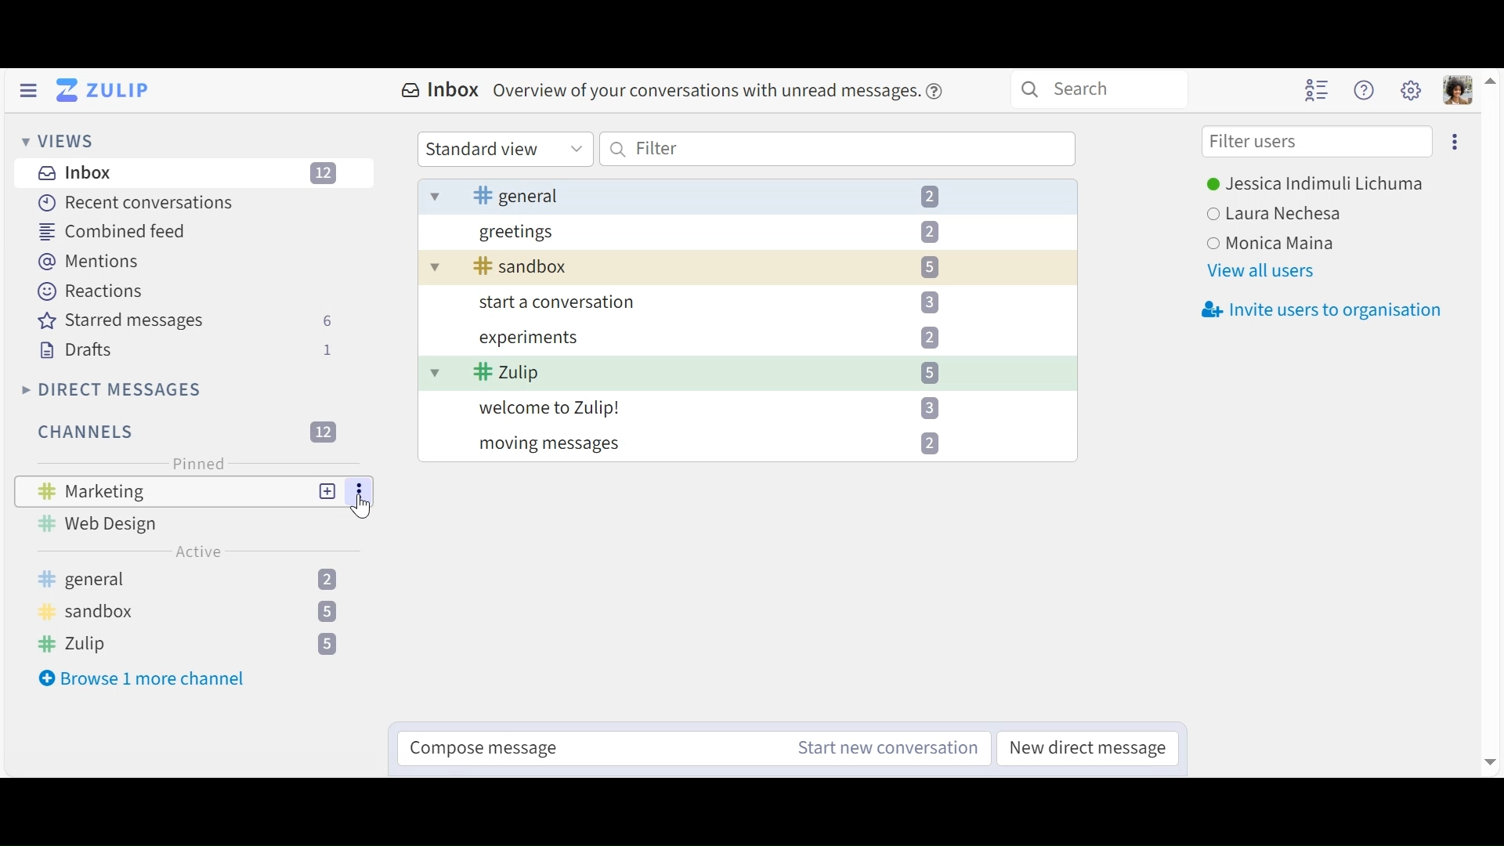 The width and height of the screenshot is (1504, 846). What do you see at coordinates (1279, 243) in the screenshot?
I see `user3` at bounding box center [1279, 243].